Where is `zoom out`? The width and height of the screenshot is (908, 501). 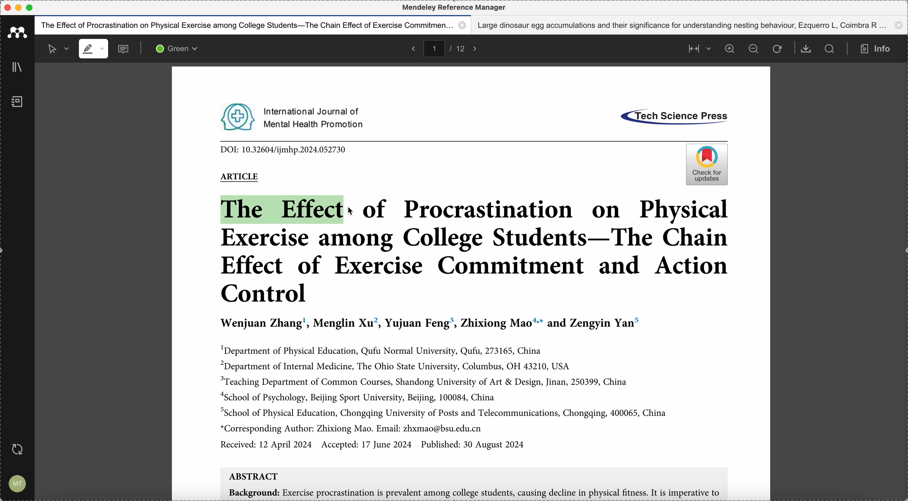
zoom out is located at coordinates (755, 49).